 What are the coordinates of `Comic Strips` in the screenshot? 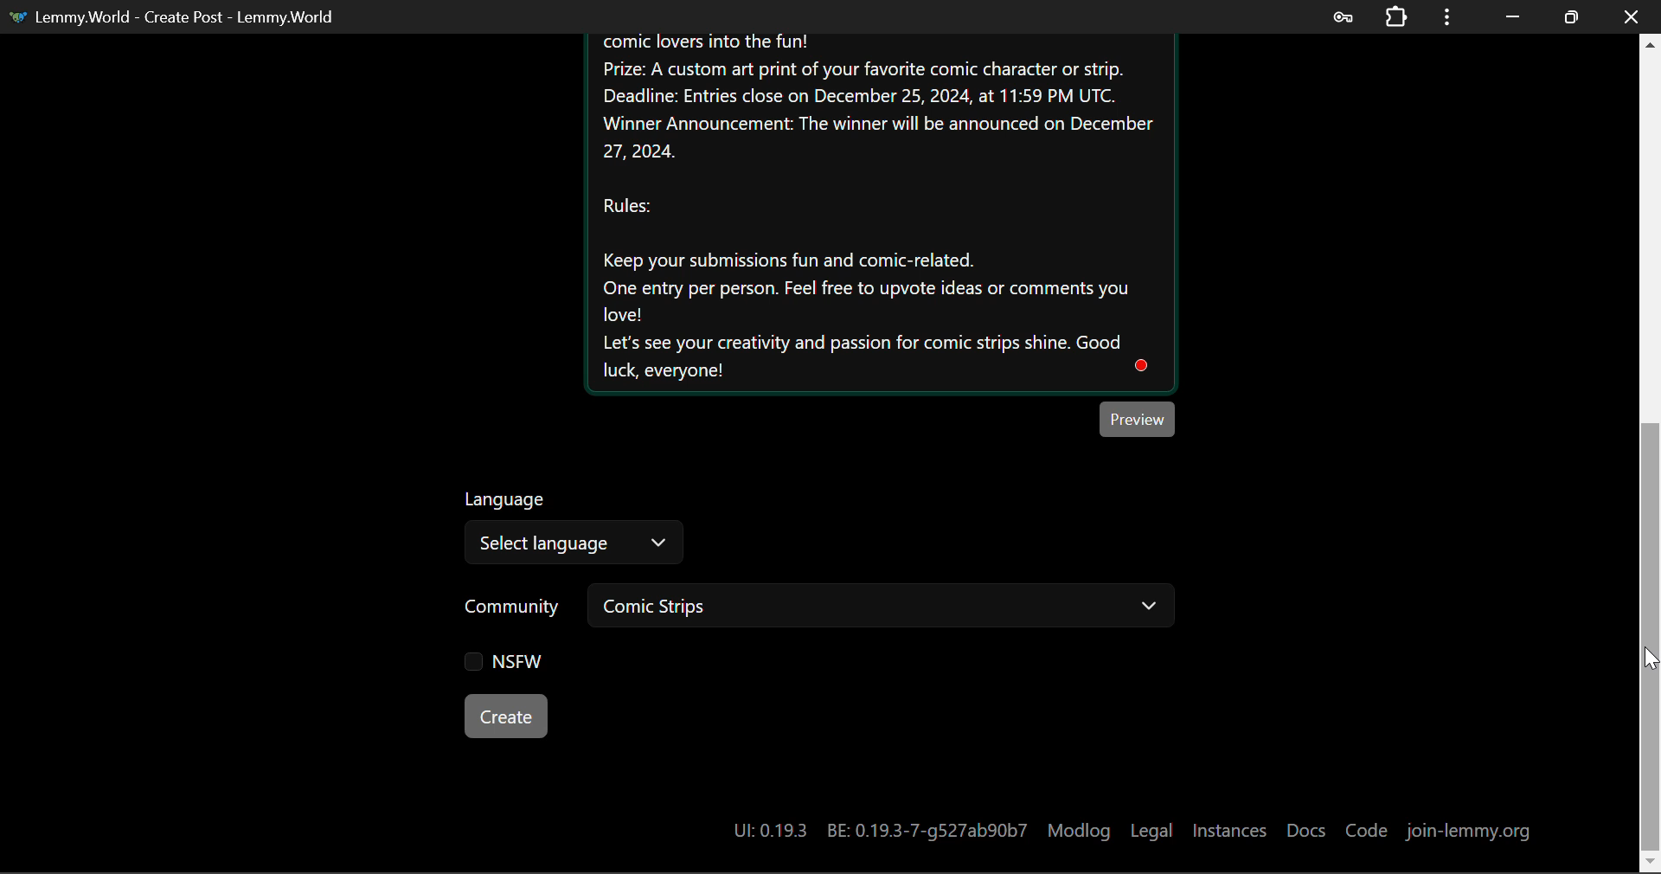 It's located at (879, 608).